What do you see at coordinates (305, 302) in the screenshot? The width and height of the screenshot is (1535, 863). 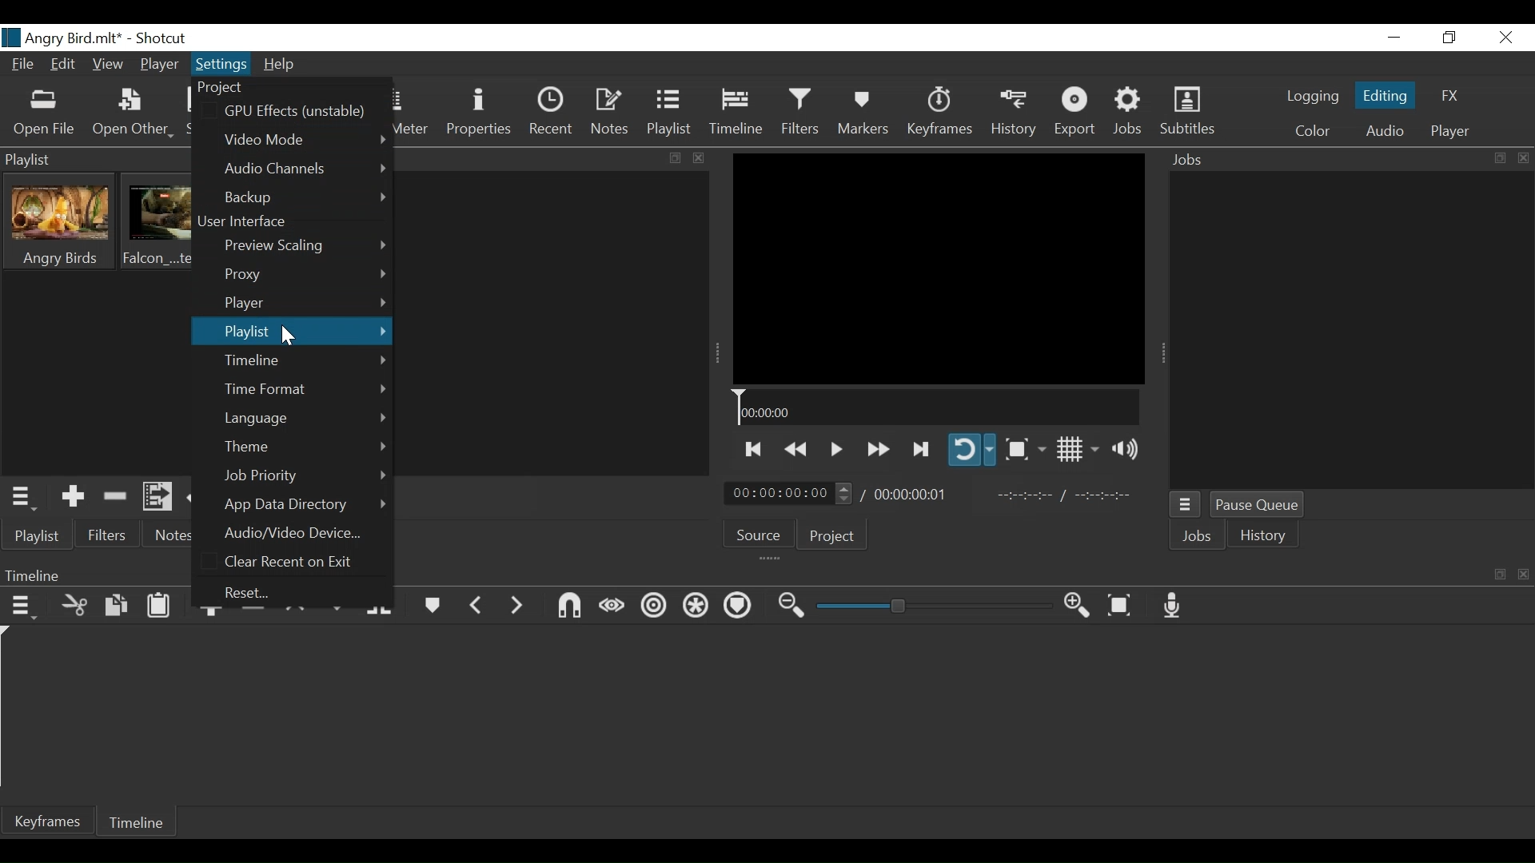 I see `Player` at bounding box center [305, 302].